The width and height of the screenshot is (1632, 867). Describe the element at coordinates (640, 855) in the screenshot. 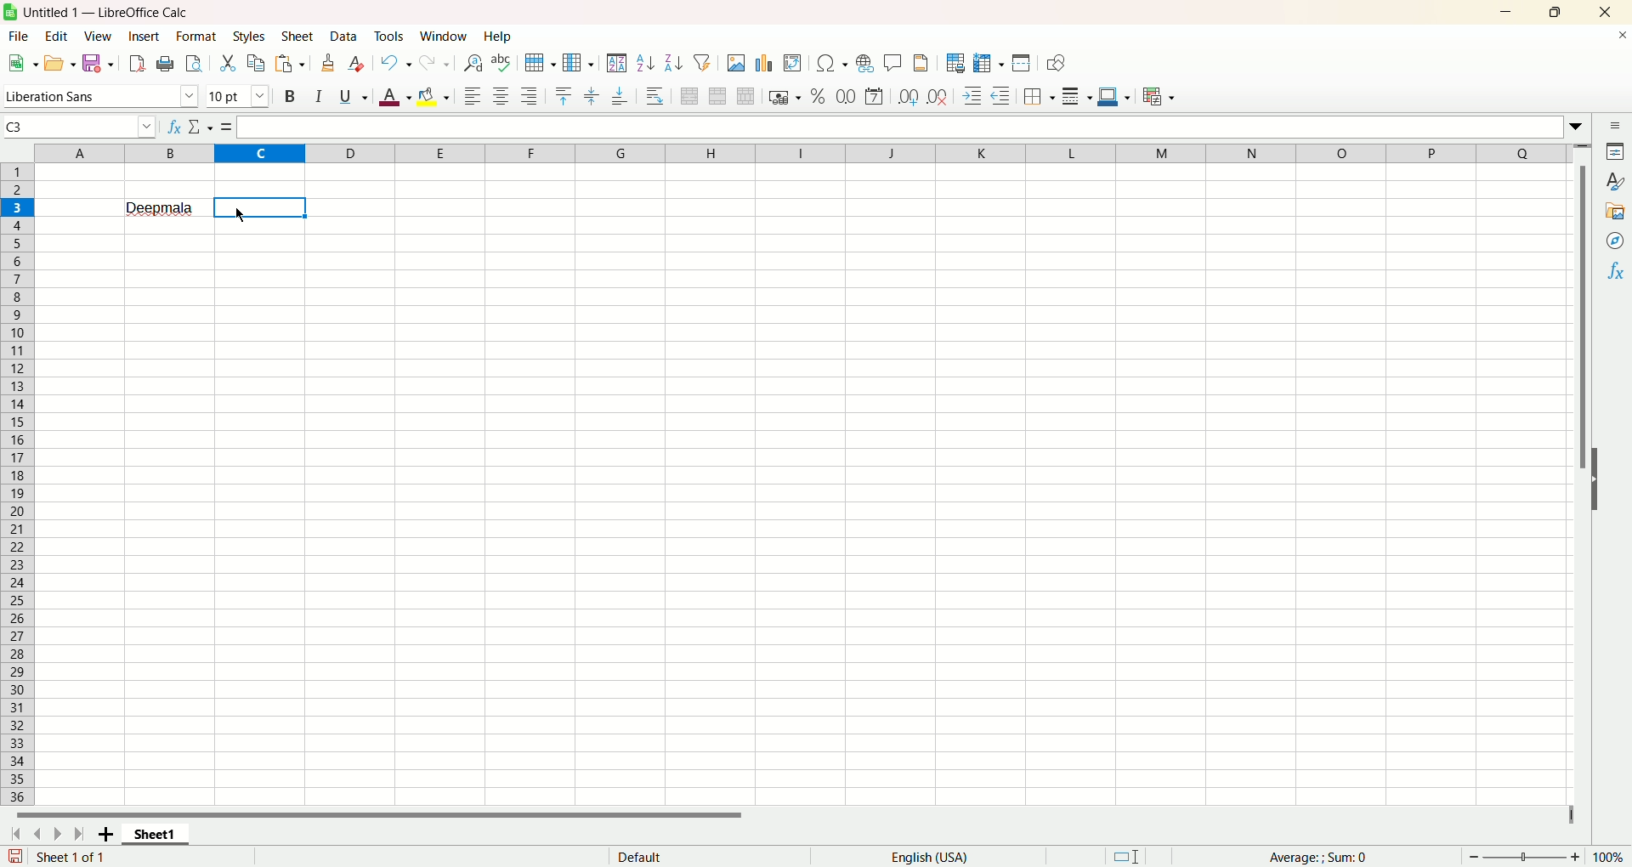

I see `Text` at that location.